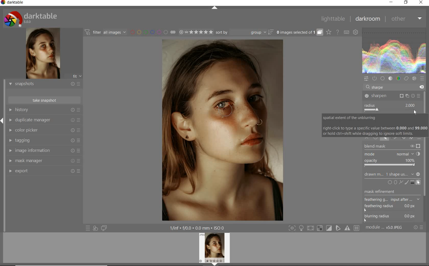  What do you see at coordinates (392, 147) in the screenshot?
I see `BLEND MASK` at bounding box center [392, 147].